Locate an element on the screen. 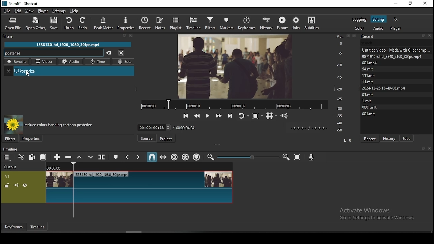 The height and width of the screenshot is (244, 434). player is located at coordinates (42, 11).